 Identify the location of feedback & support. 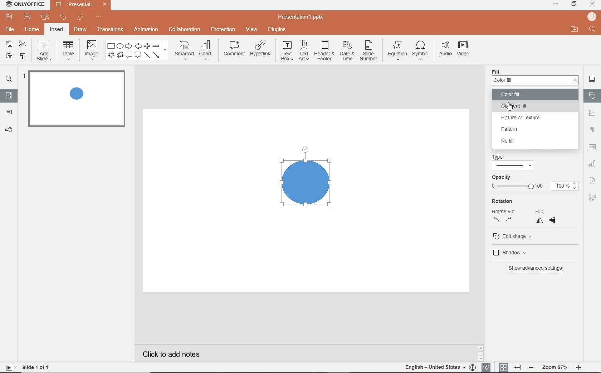
(8, 131).